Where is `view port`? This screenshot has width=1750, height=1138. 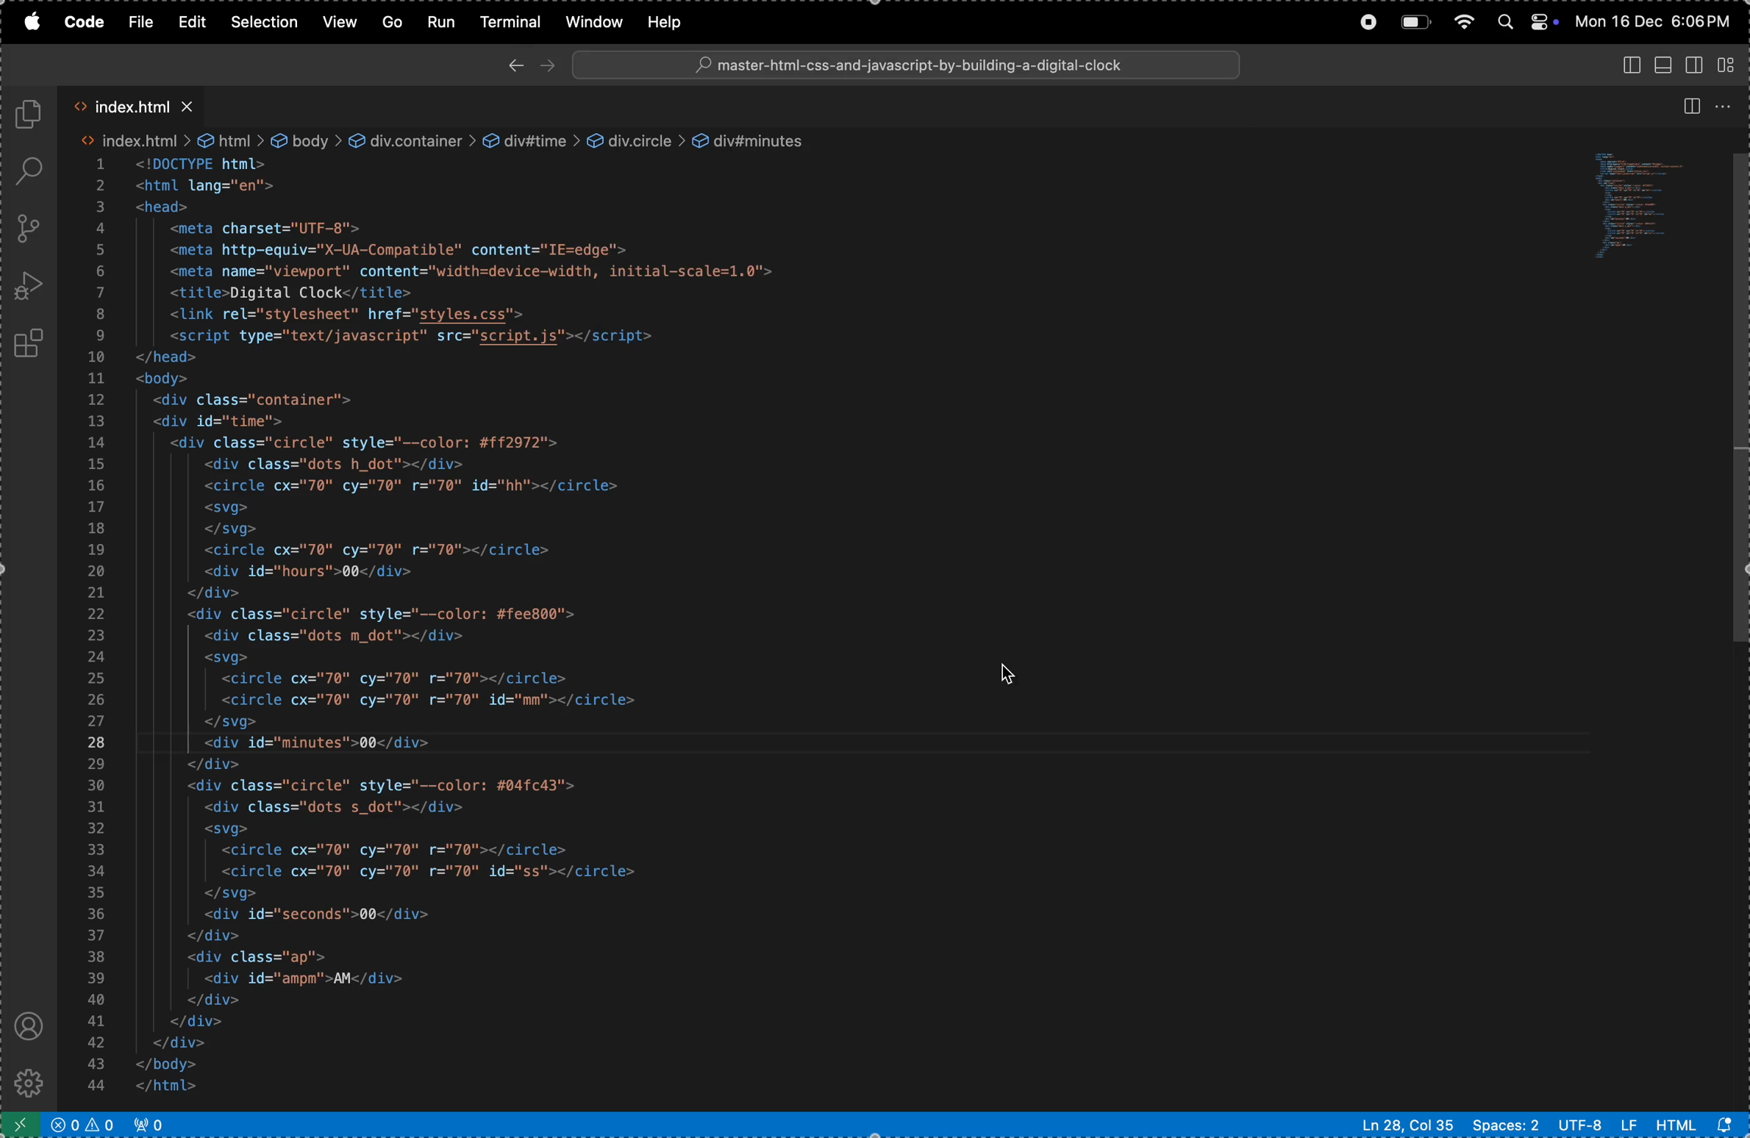
view port is located at coordinates (152, 1123).